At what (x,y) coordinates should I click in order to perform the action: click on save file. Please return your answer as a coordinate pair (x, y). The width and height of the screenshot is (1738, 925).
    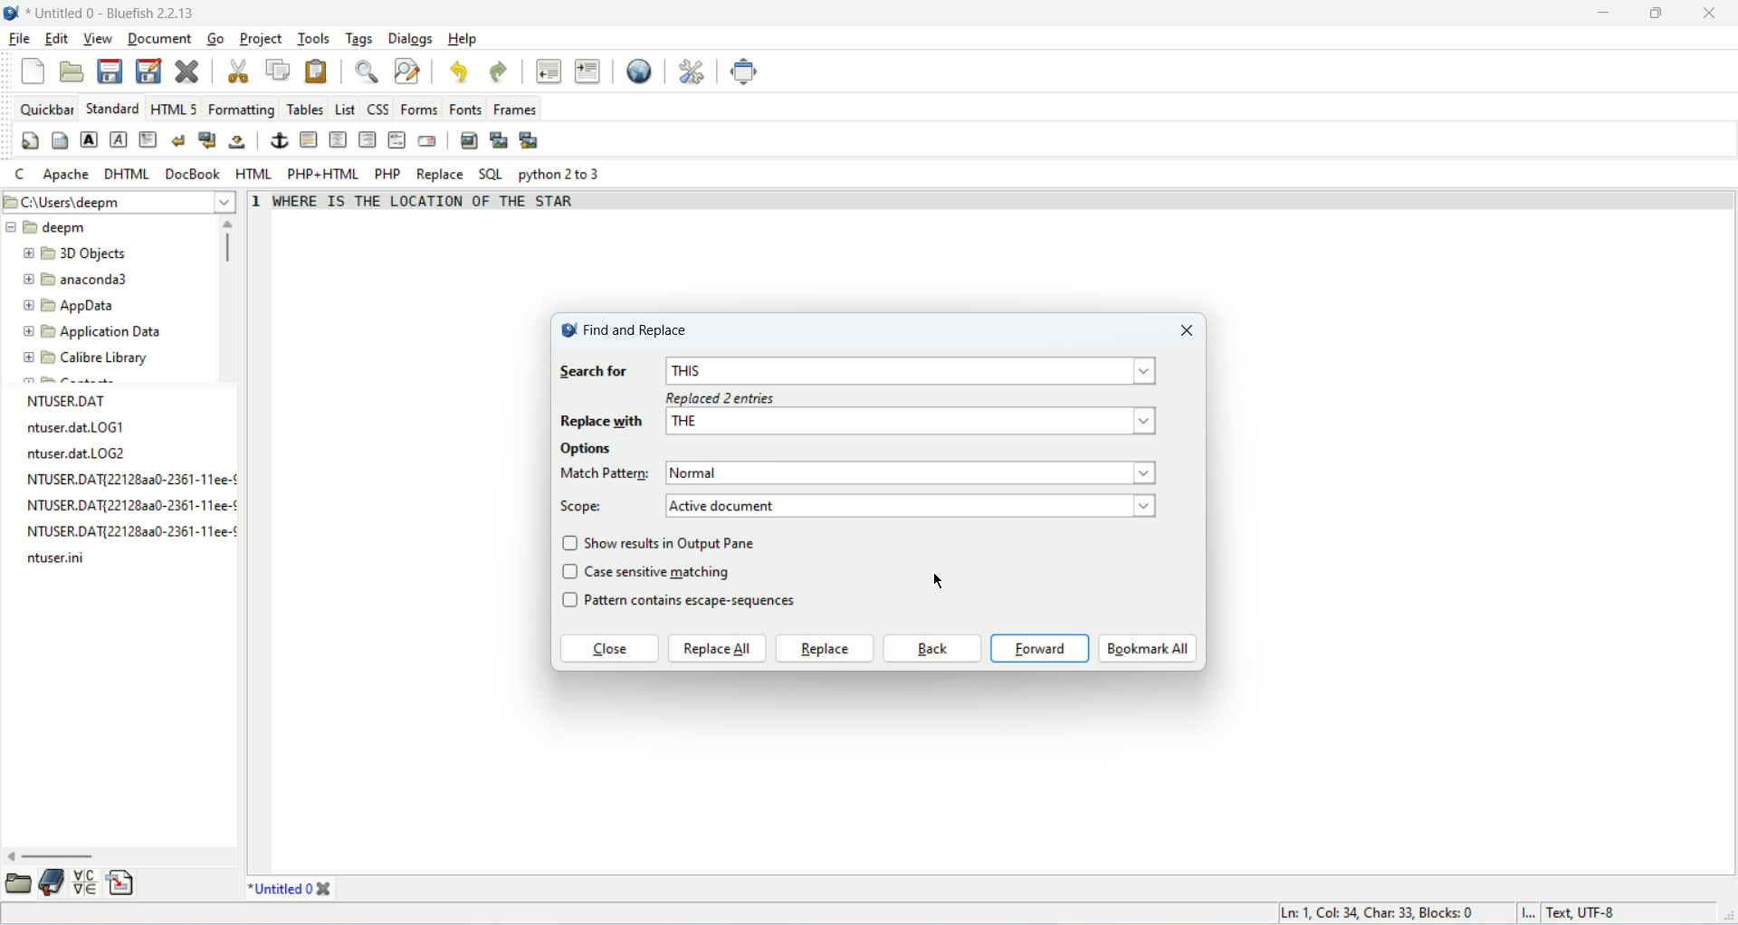
    Looking at the image, I should click on (112, 72).